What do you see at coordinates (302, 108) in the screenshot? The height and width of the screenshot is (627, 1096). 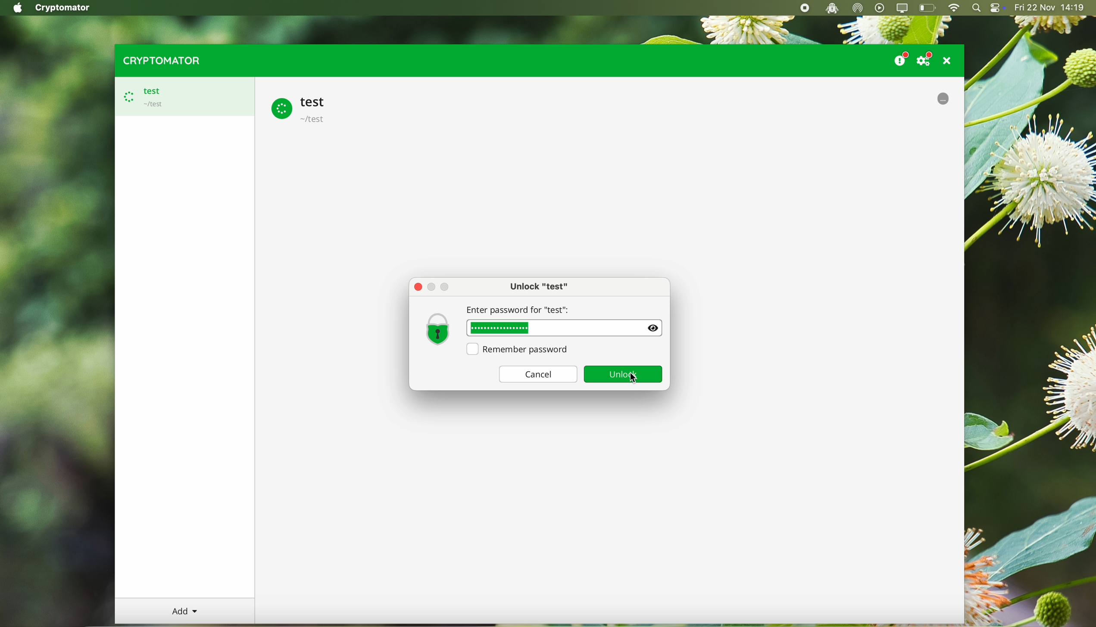 I see `test` at bounding box center [302, 108].